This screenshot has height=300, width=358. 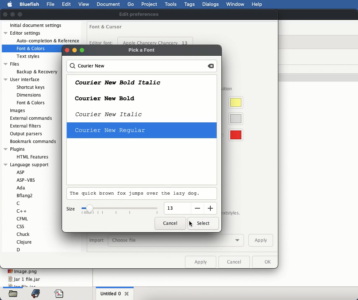 I want to click on tools, so click(x=171, y=4).